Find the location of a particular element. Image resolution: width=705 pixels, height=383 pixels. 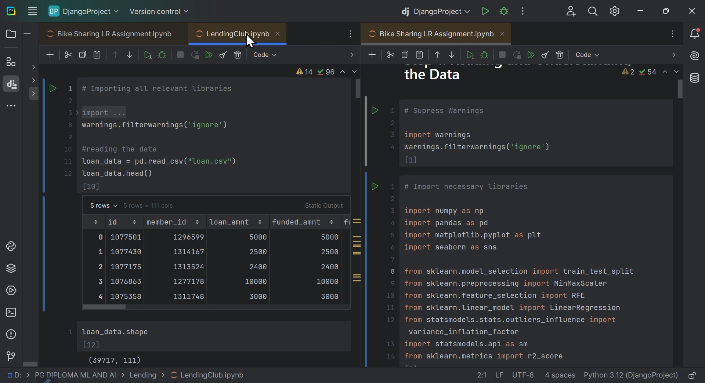

close is located at coordinates (692, 9).